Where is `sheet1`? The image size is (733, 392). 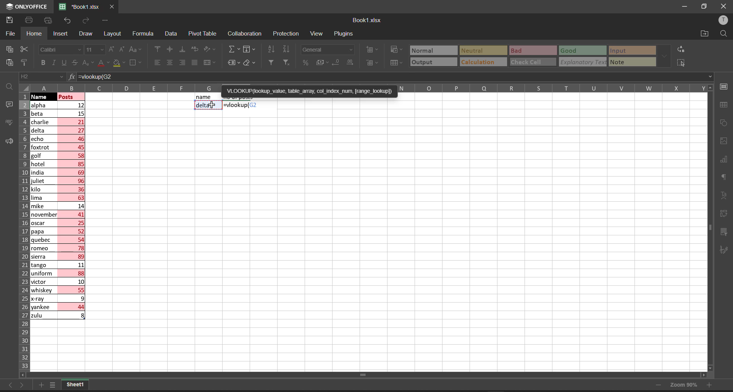 sheet1 is located at coordinates (75, 385).